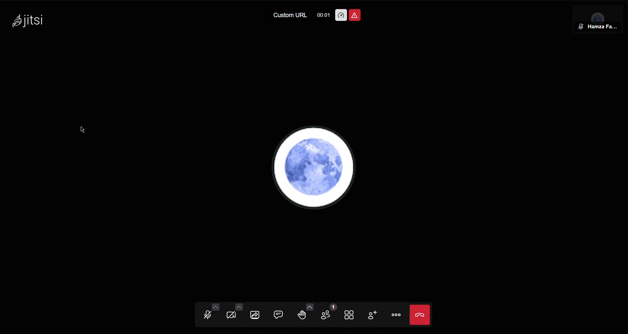 The height and width of the screenshot is (334, 628). I want to click on Cursor, so click(84, 130).